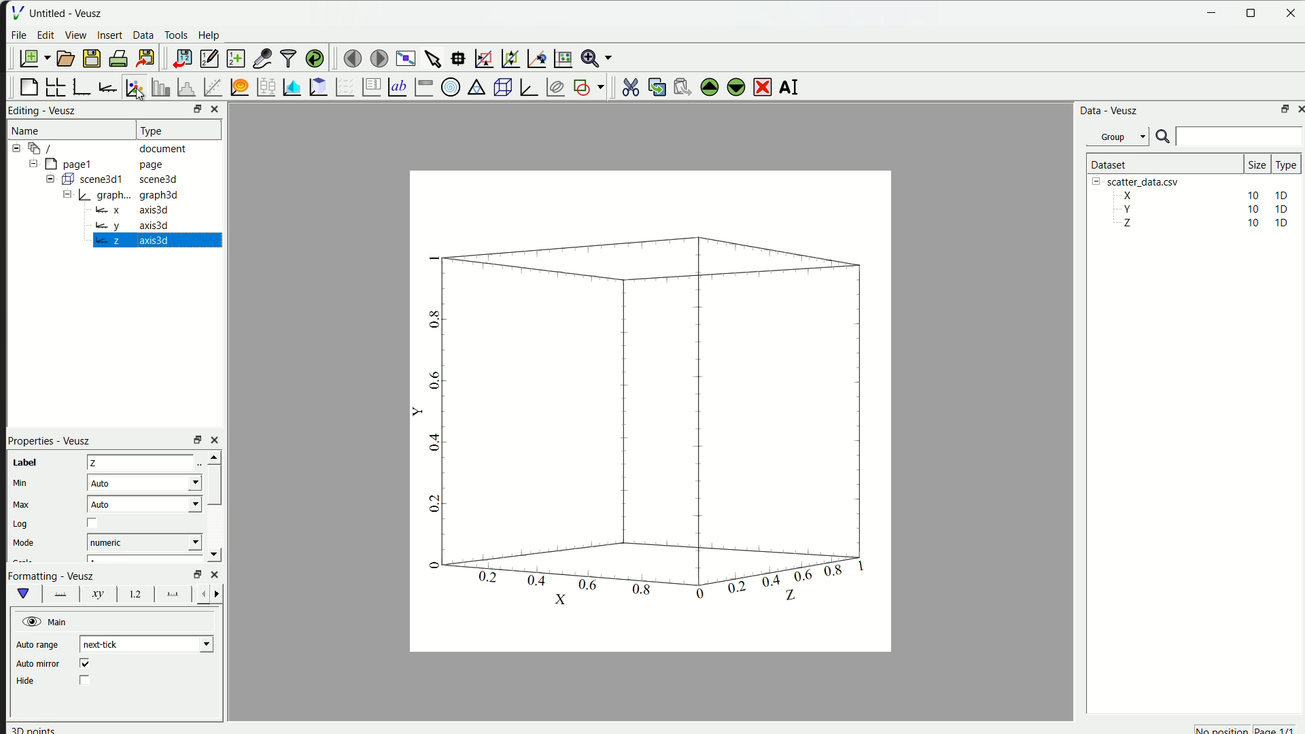 The image size is (1305, 734). Describe the element at coordinates (474, 87) in the screenshot. I see `Ternary Graph` at that location.